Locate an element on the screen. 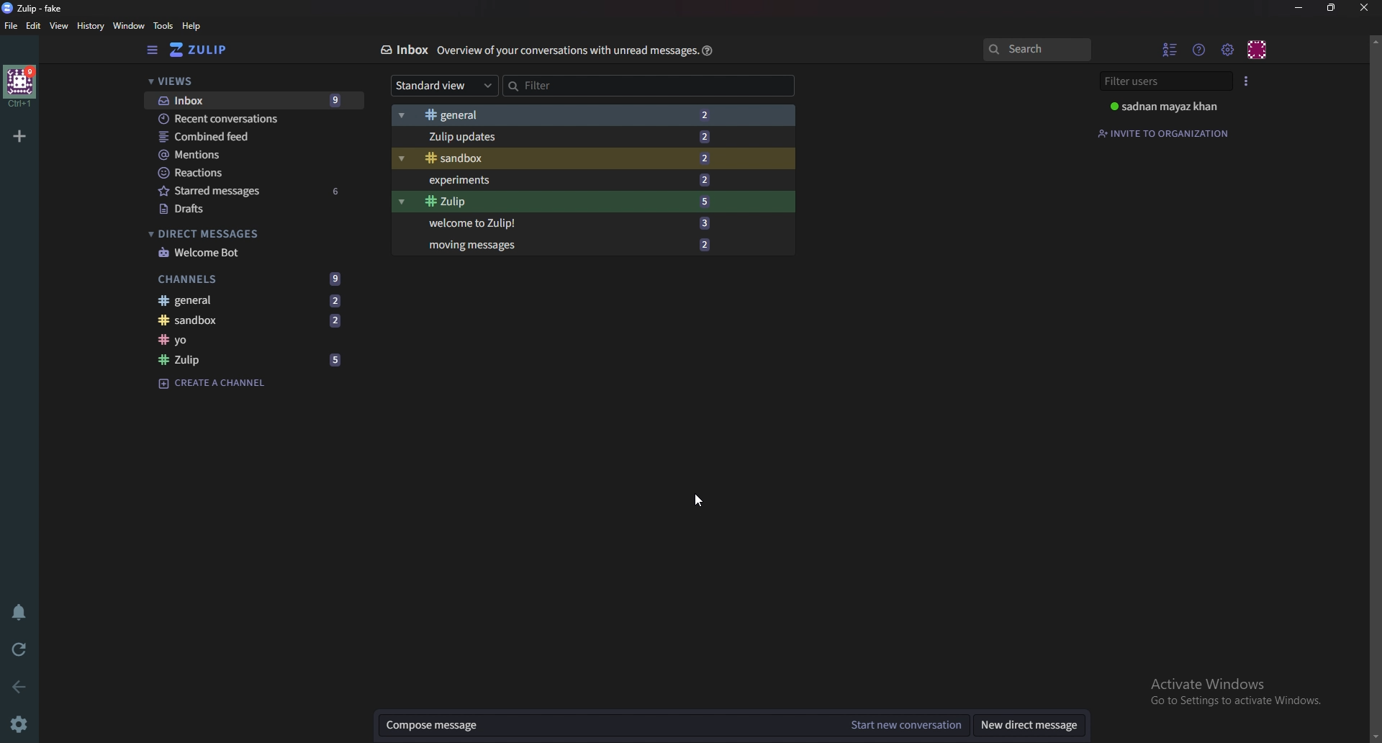 Image resolution: width=1382 pixels, height=743 pixels. Add Workspace is located at coordinates (19, 138).